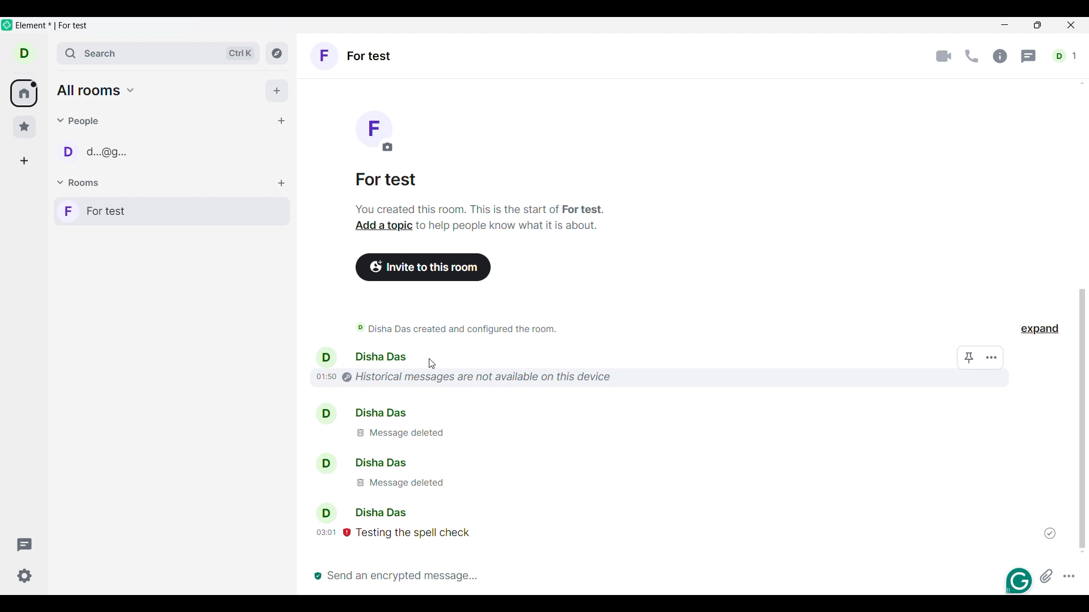 This screenshot has width=1089, height=612. Describe the element at coordinates (24, 93) in the screenshot. I see `All rooms` at that location.